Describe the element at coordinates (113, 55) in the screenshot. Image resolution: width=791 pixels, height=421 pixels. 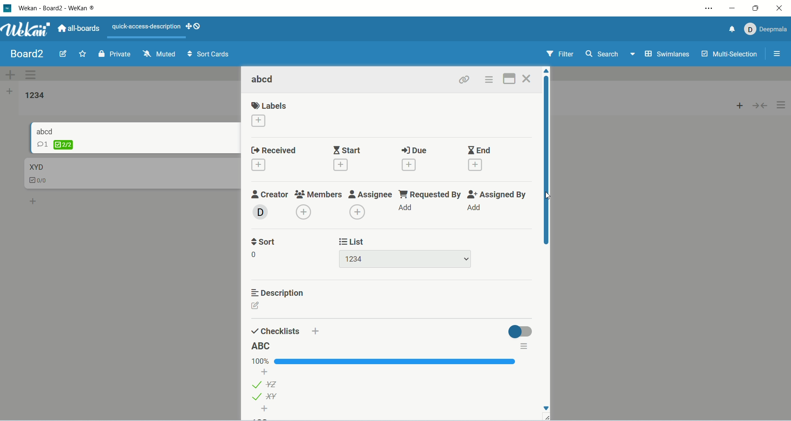
I see `private` at that location.